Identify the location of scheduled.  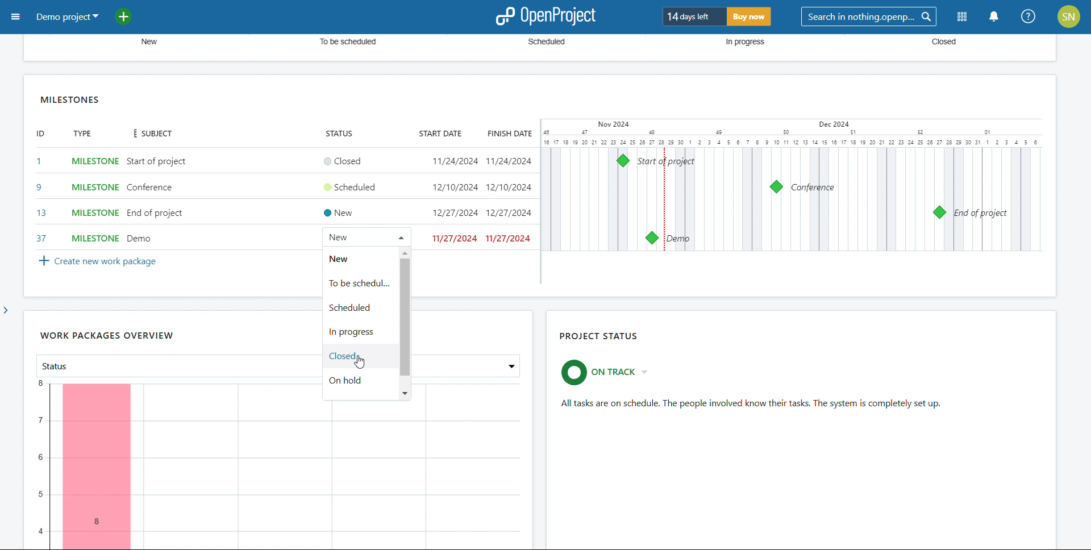
(359, 307).